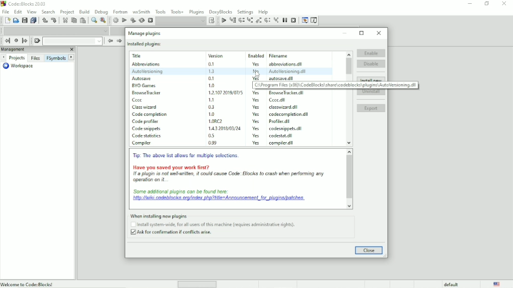 The width and height of the screenshot is (513, 288). I want to click on file, so click(289, 78).